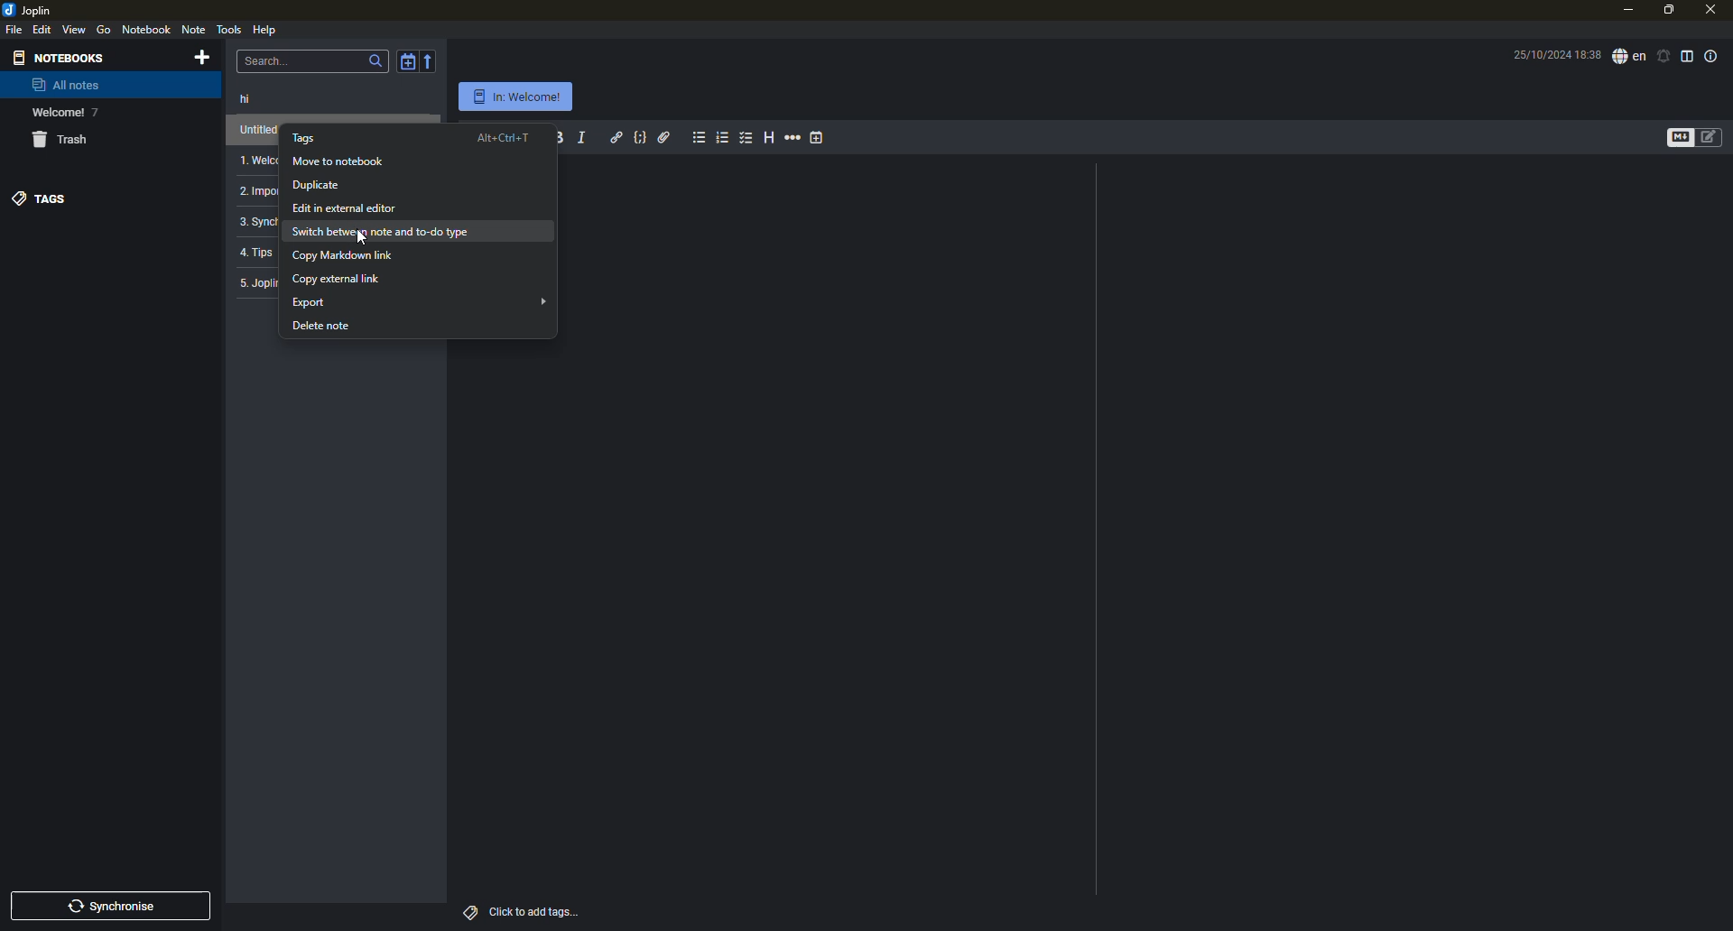 The height and width of the screenshot is (931, 1733). I want to click on hi, so click(246, 99).